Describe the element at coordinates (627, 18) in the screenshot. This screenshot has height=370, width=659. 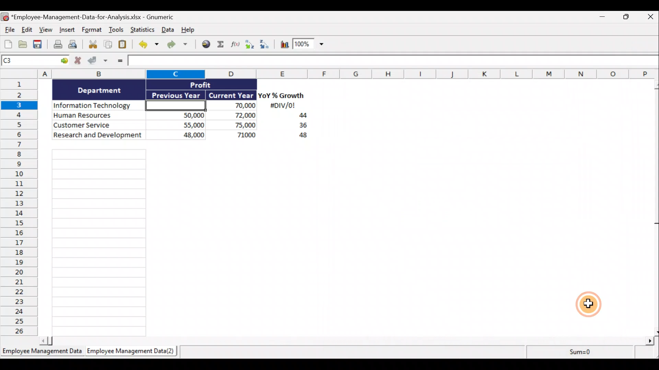
I see `Restore down` at that location.